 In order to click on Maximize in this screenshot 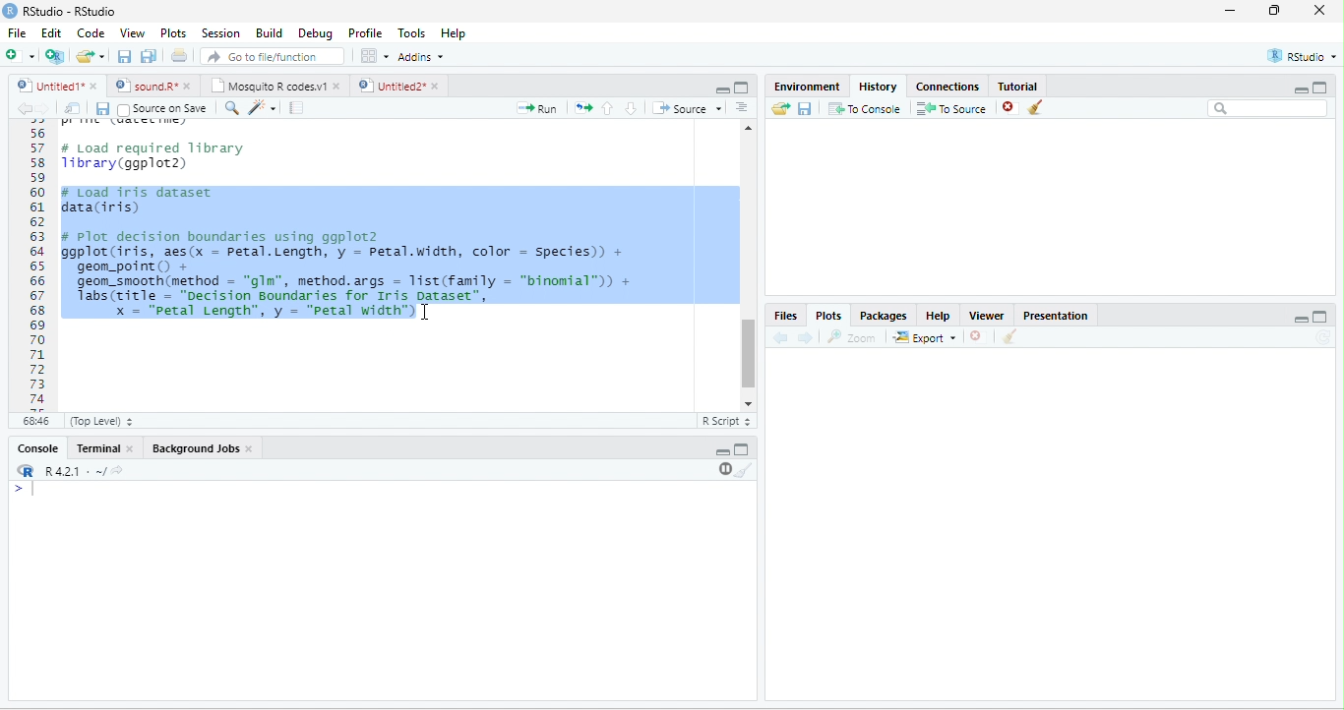, I will do `click(742, 449)`.